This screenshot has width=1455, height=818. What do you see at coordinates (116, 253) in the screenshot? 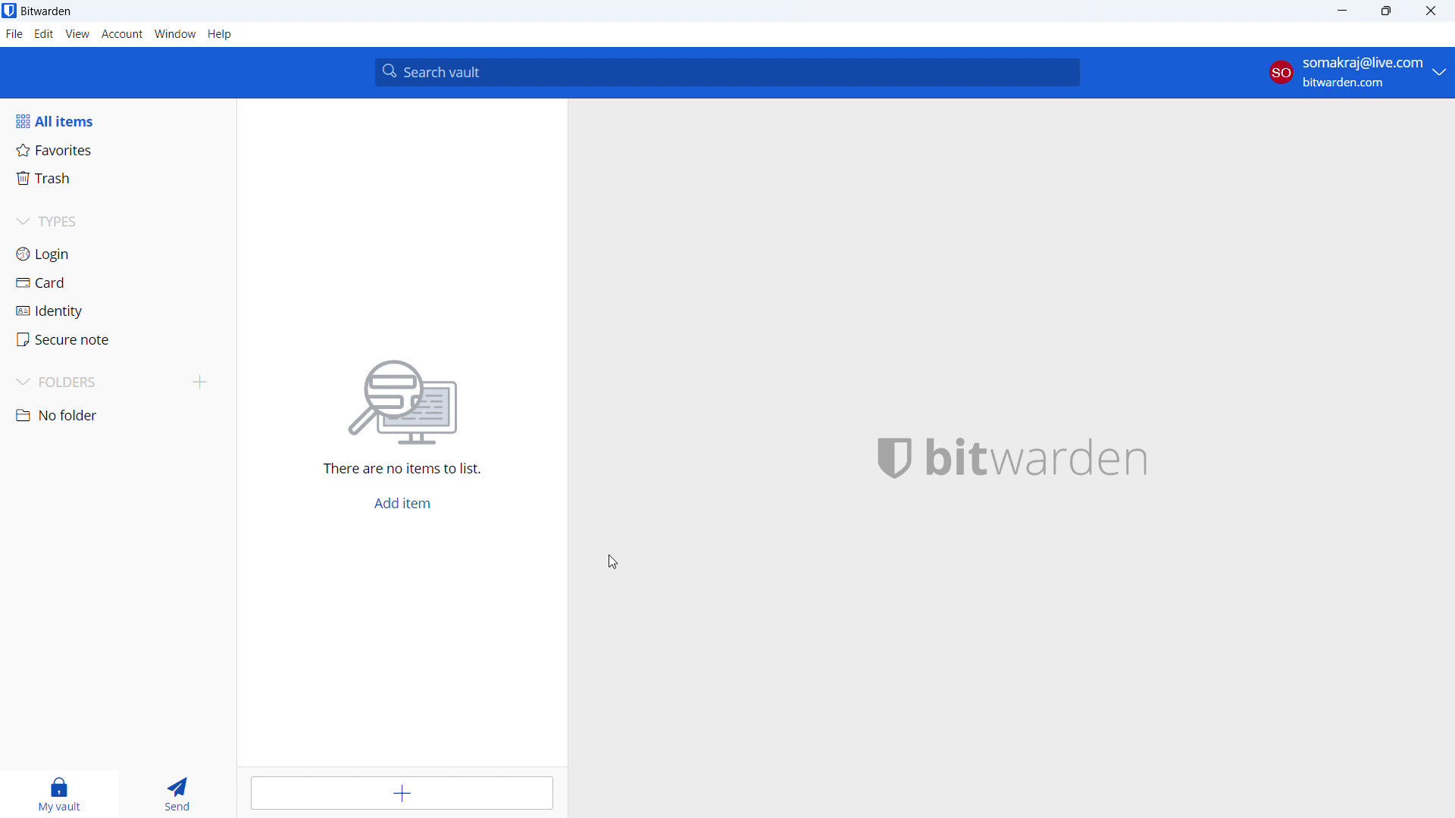
I see `login` at bounding box center [116, 253].